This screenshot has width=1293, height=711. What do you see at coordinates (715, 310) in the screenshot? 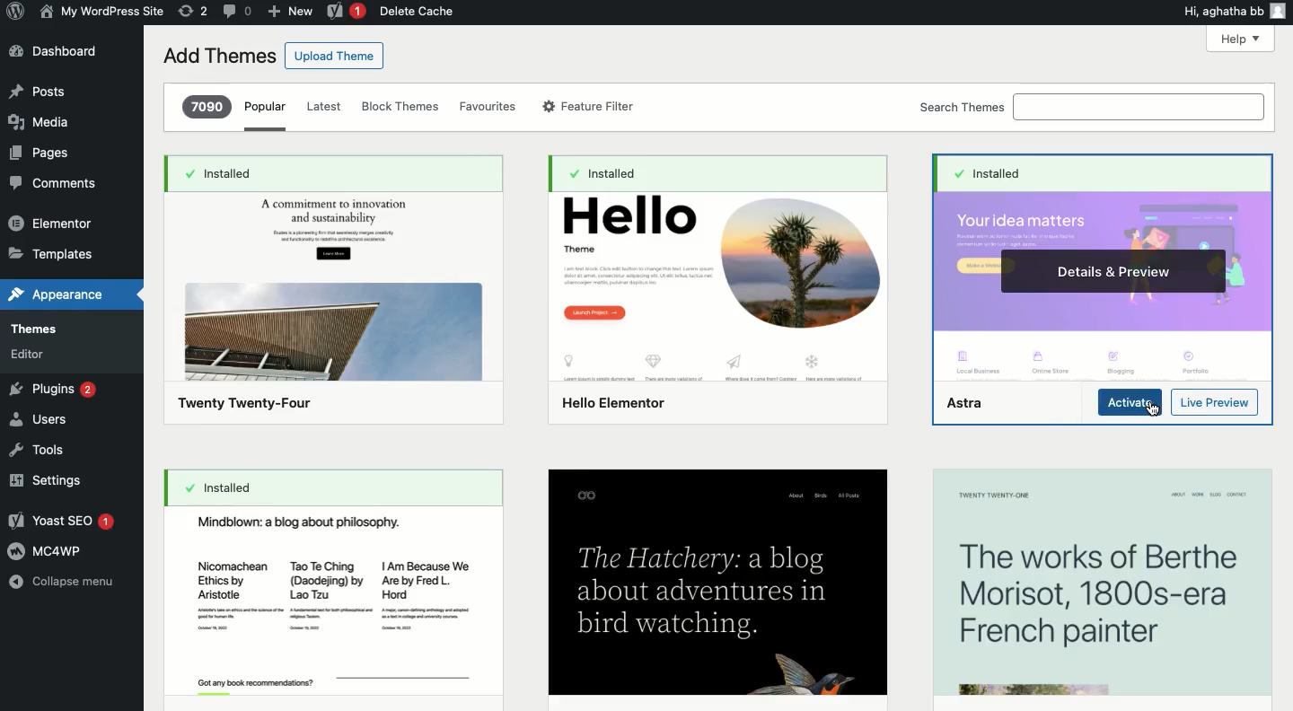
I see `Hello elementor Theme` at bounding box center [715, 310].